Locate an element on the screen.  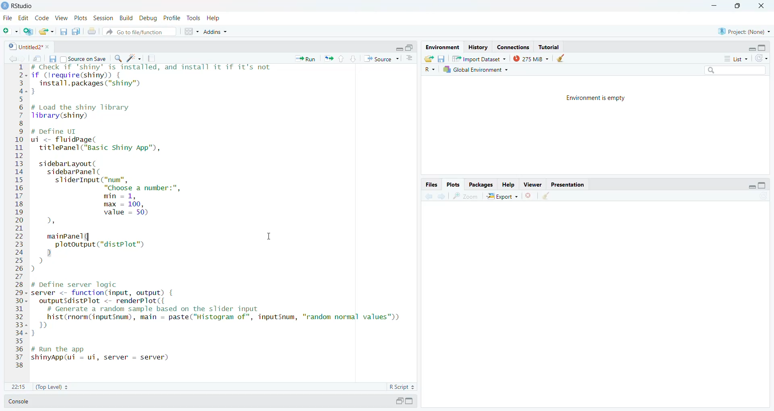
Import Dataset is located at coordinates (480, 59).